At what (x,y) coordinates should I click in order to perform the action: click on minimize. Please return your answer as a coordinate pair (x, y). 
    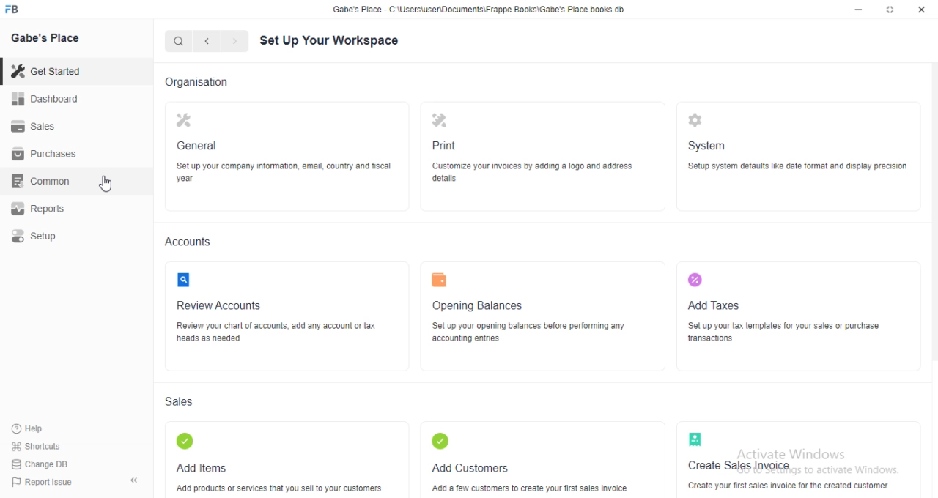
    Looking at the image, I should click on (858, 10).